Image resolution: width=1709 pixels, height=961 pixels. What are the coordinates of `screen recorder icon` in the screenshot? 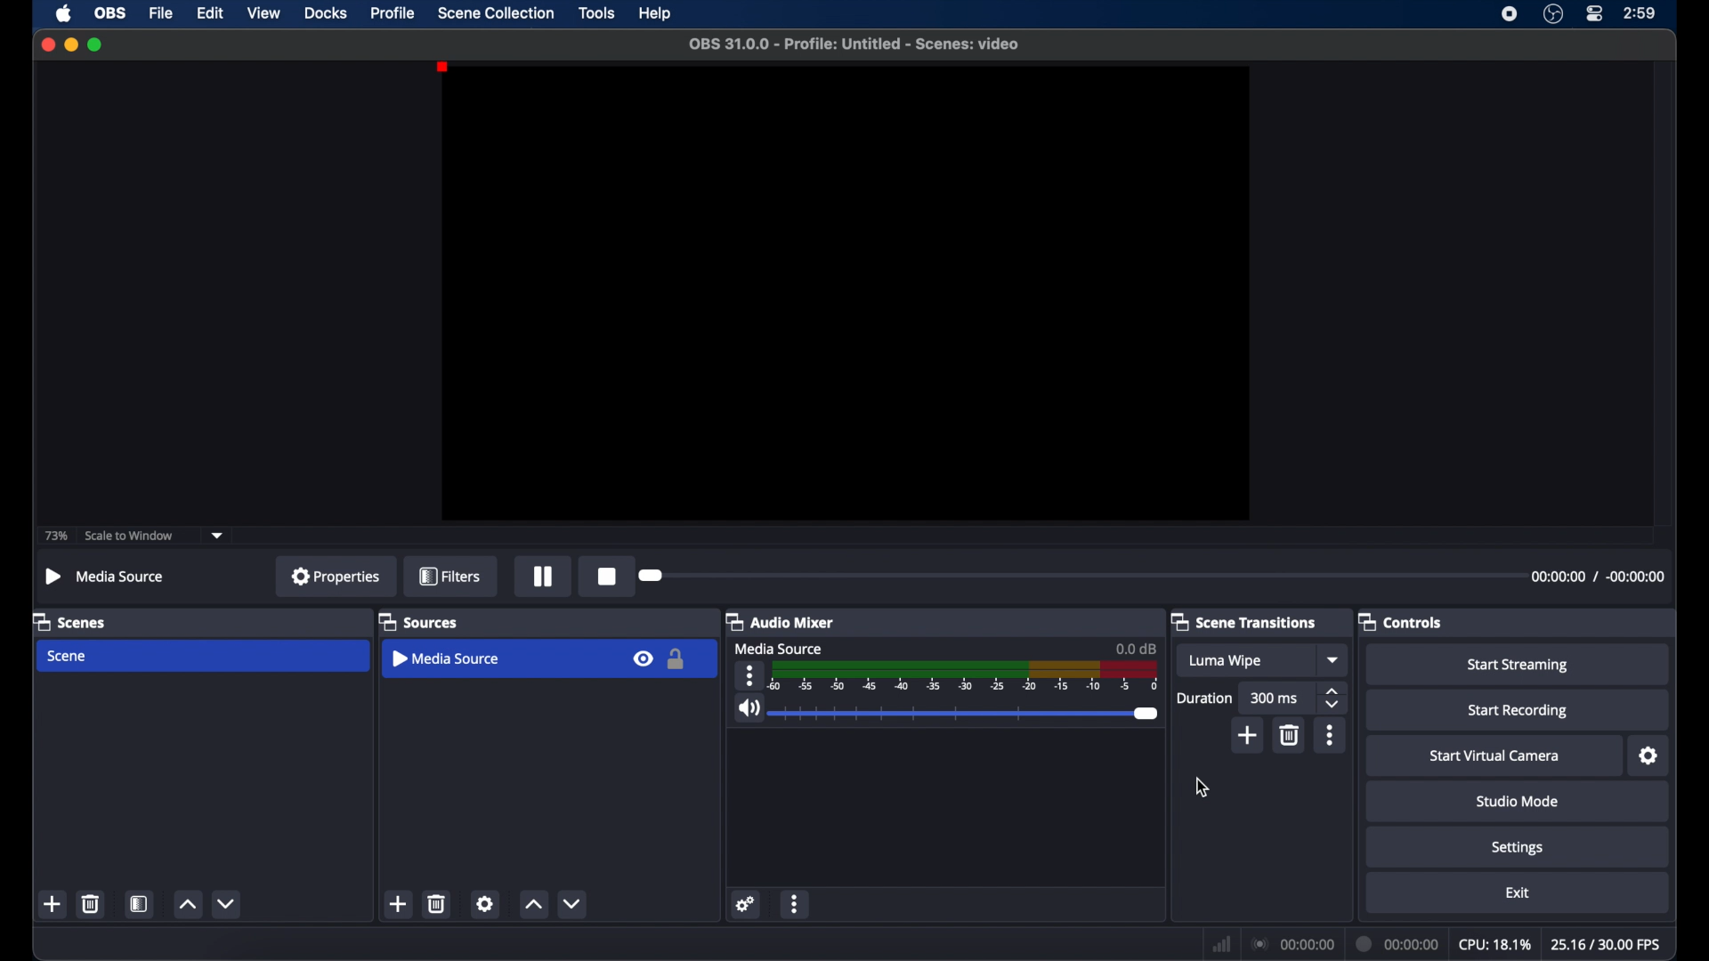 It's located at (1511, 14).